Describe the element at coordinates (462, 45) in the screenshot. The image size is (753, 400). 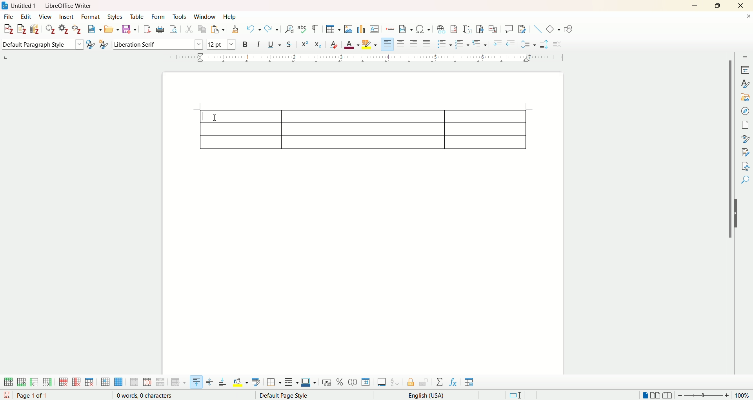
I see `ordered list` at that location.